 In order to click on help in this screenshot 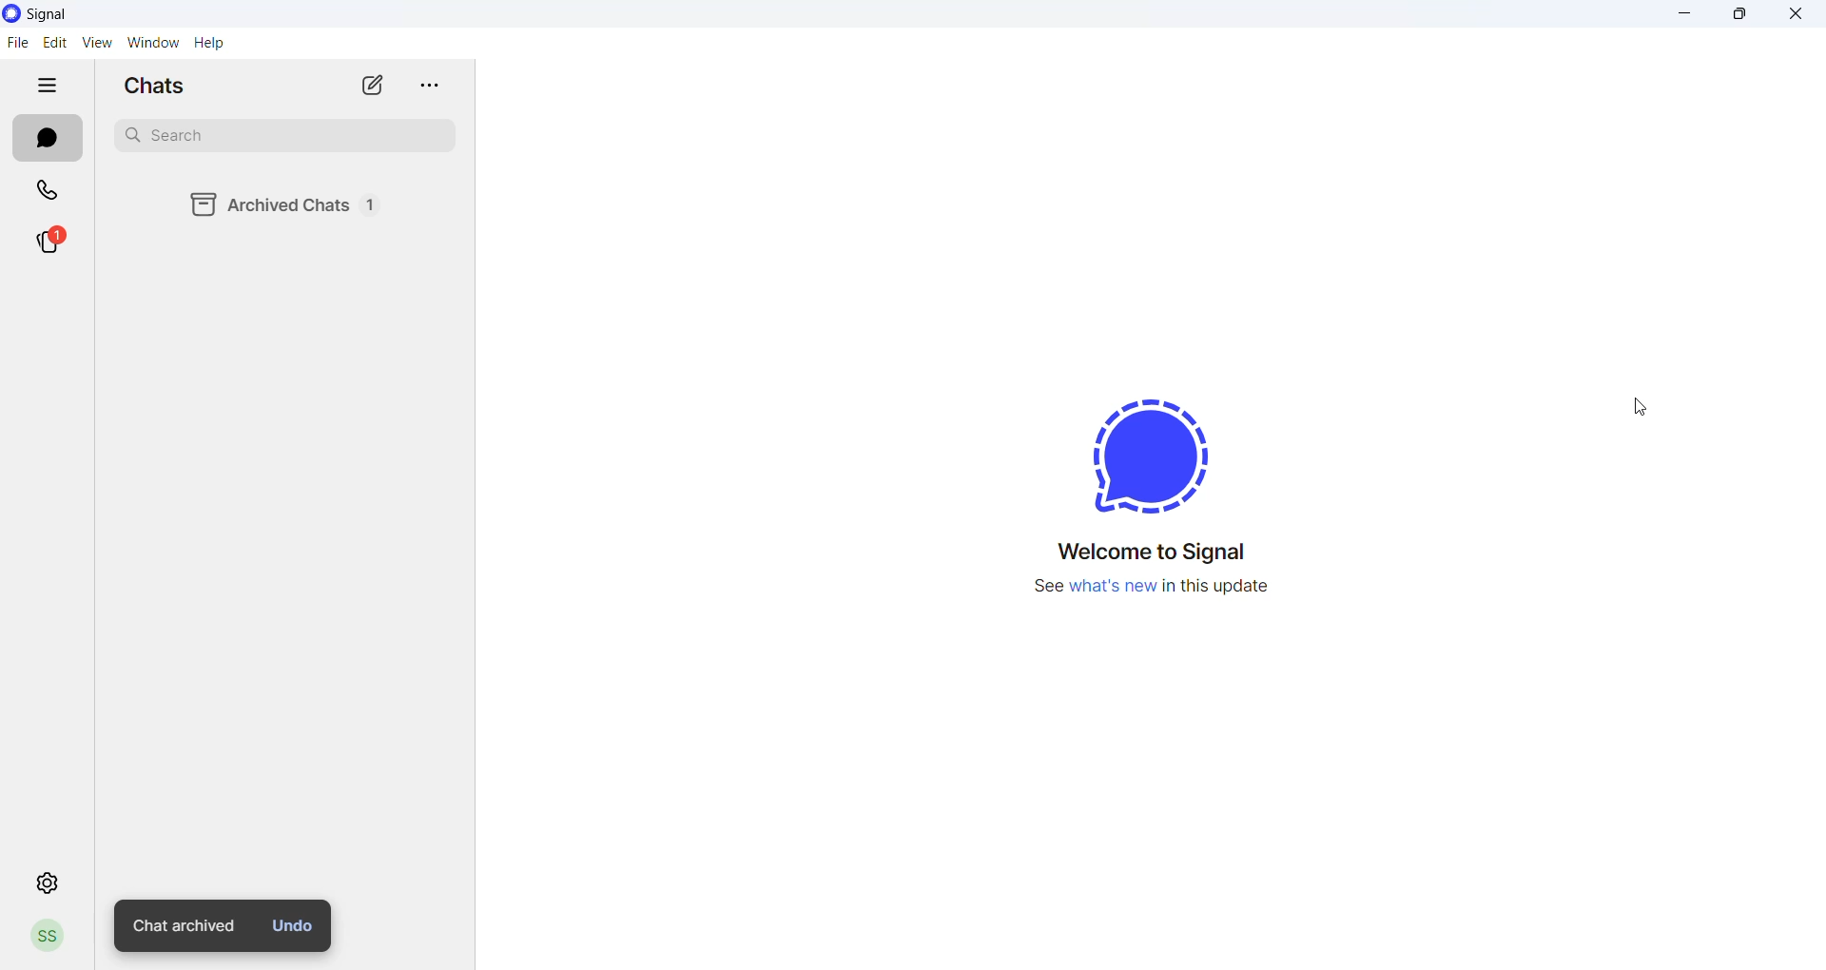, I will do `click(208, 44)`.